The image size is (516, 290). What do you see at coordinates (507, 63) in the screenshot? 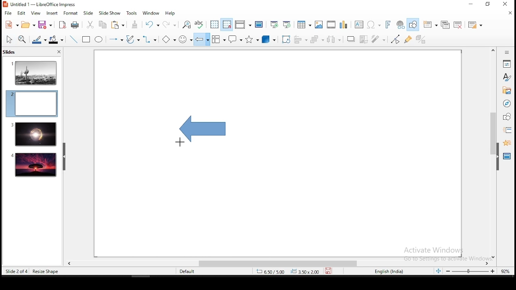
I see `properties` at bounding box center [507, 63].